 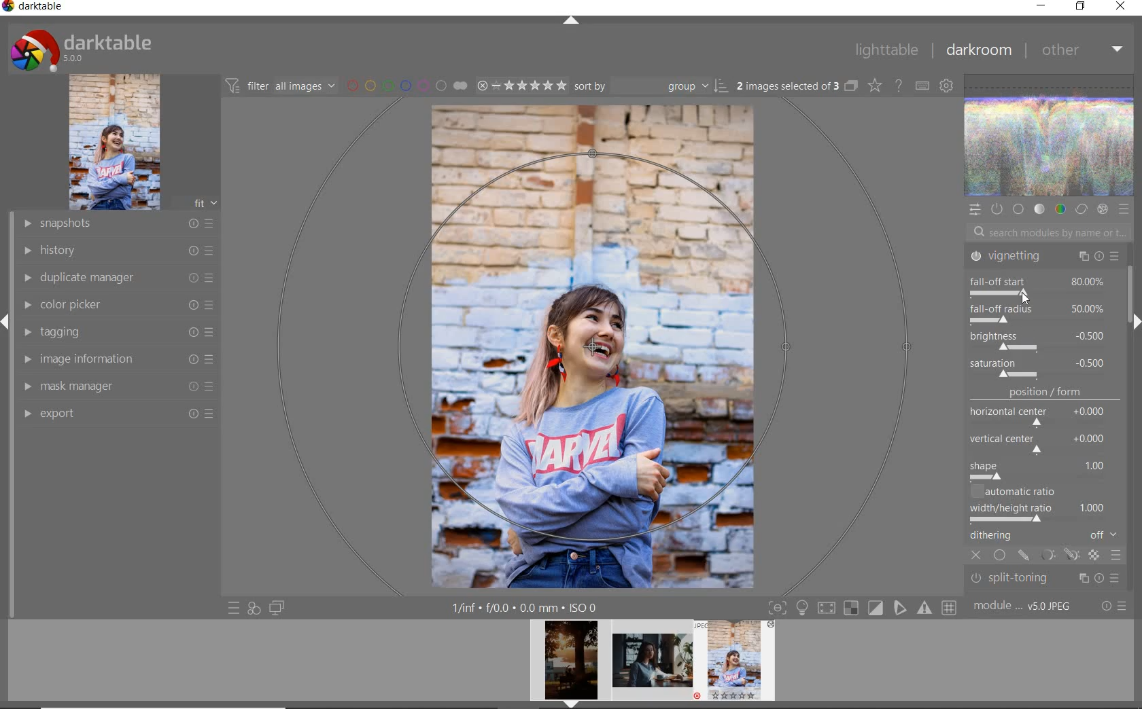 I want to click on tone, so click(x=1040, y=210).